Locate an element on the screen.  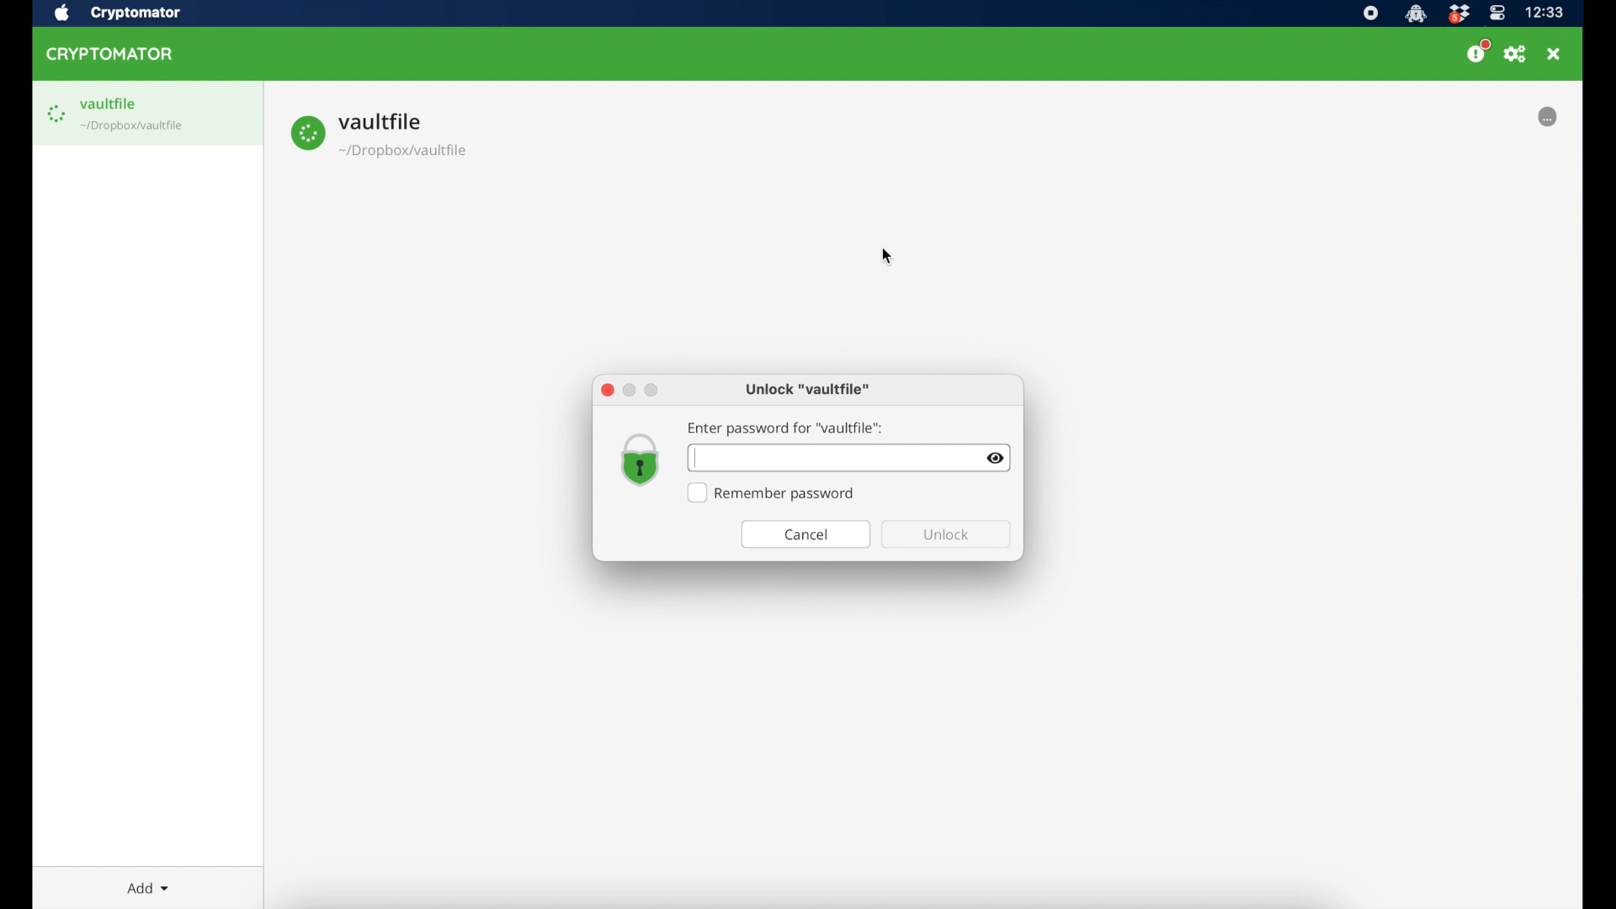
donate us is located at coordinates (1478, 51).